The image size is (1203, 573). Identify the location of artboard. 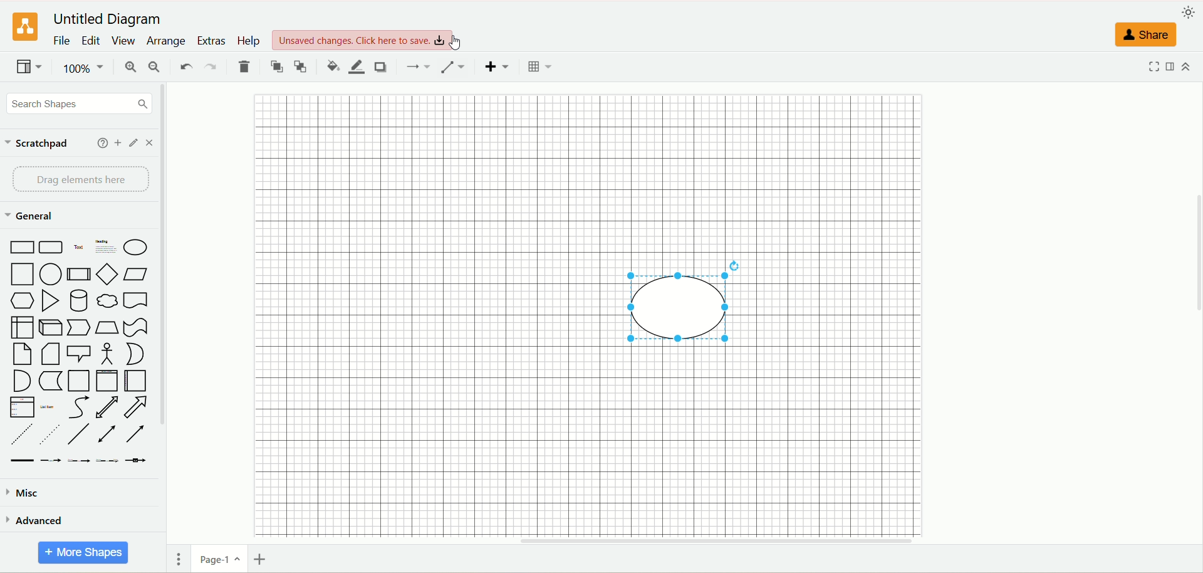
(605, 313).